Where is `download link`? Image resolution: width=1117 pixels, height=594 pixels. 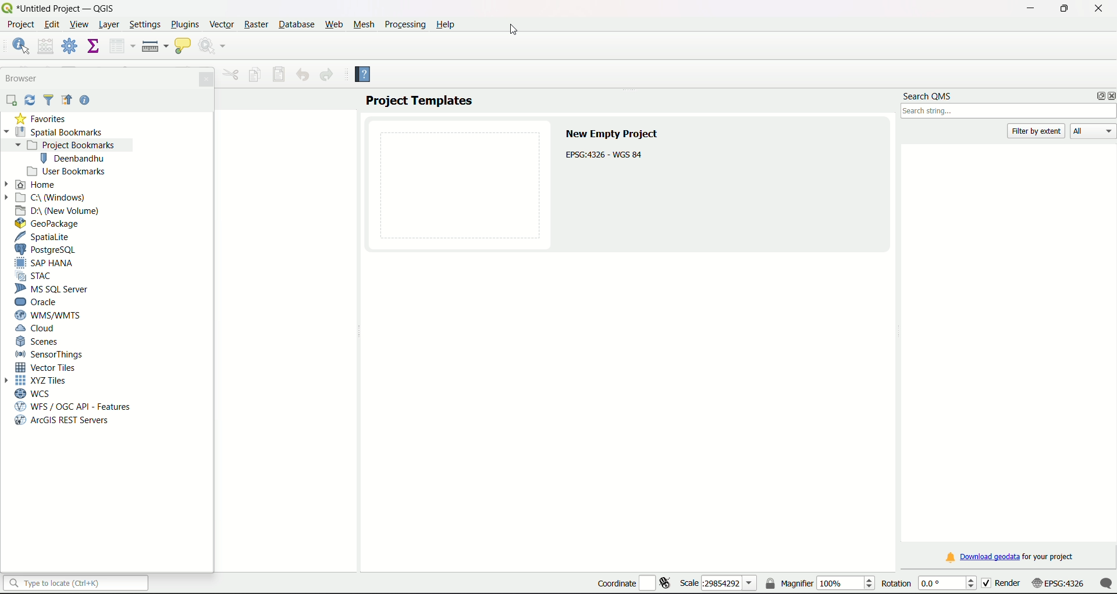
download link is located at coordinates (1009, 557).